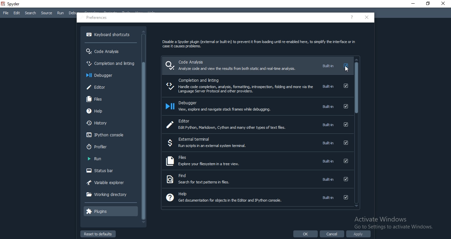 The width and height of the screenshot is (451, 239). Describe the element at coordinates (61, 14) in the screenshot. I see `Run` at that location.